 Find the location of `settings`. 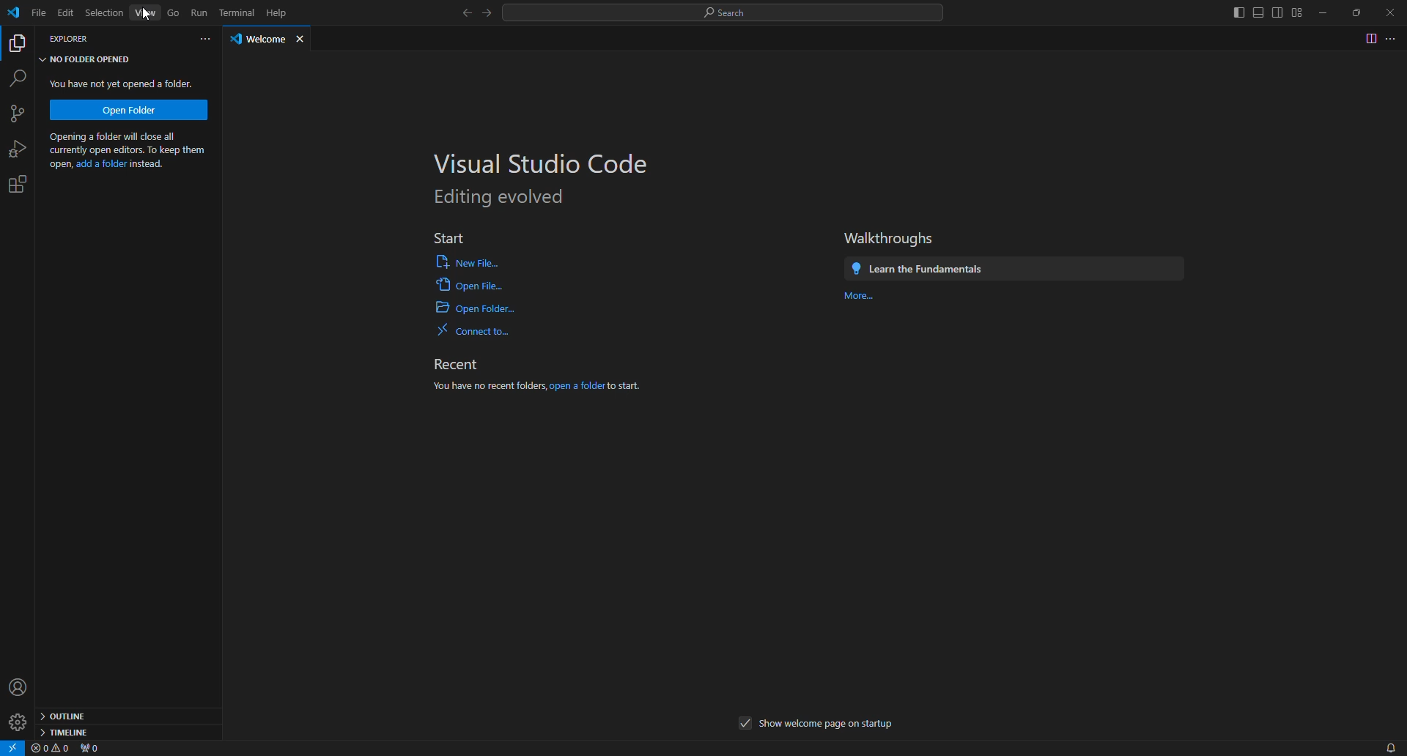

settings is located at coordinates (17, 722).